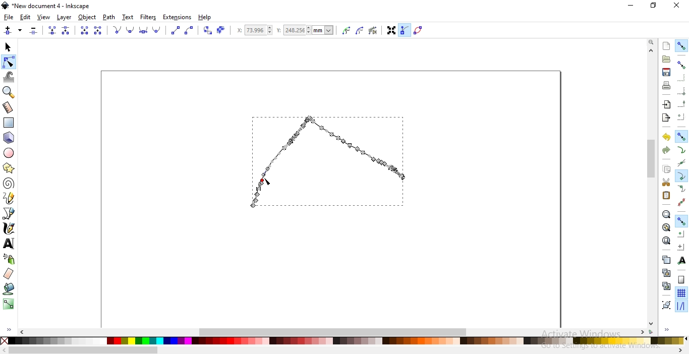 Image resolution: width=689 pixels, height=354 pixels. What do you see at coordinates (667, 104) in the screenshot?
I see `import a bitmap` at bounding box center [667, 104].